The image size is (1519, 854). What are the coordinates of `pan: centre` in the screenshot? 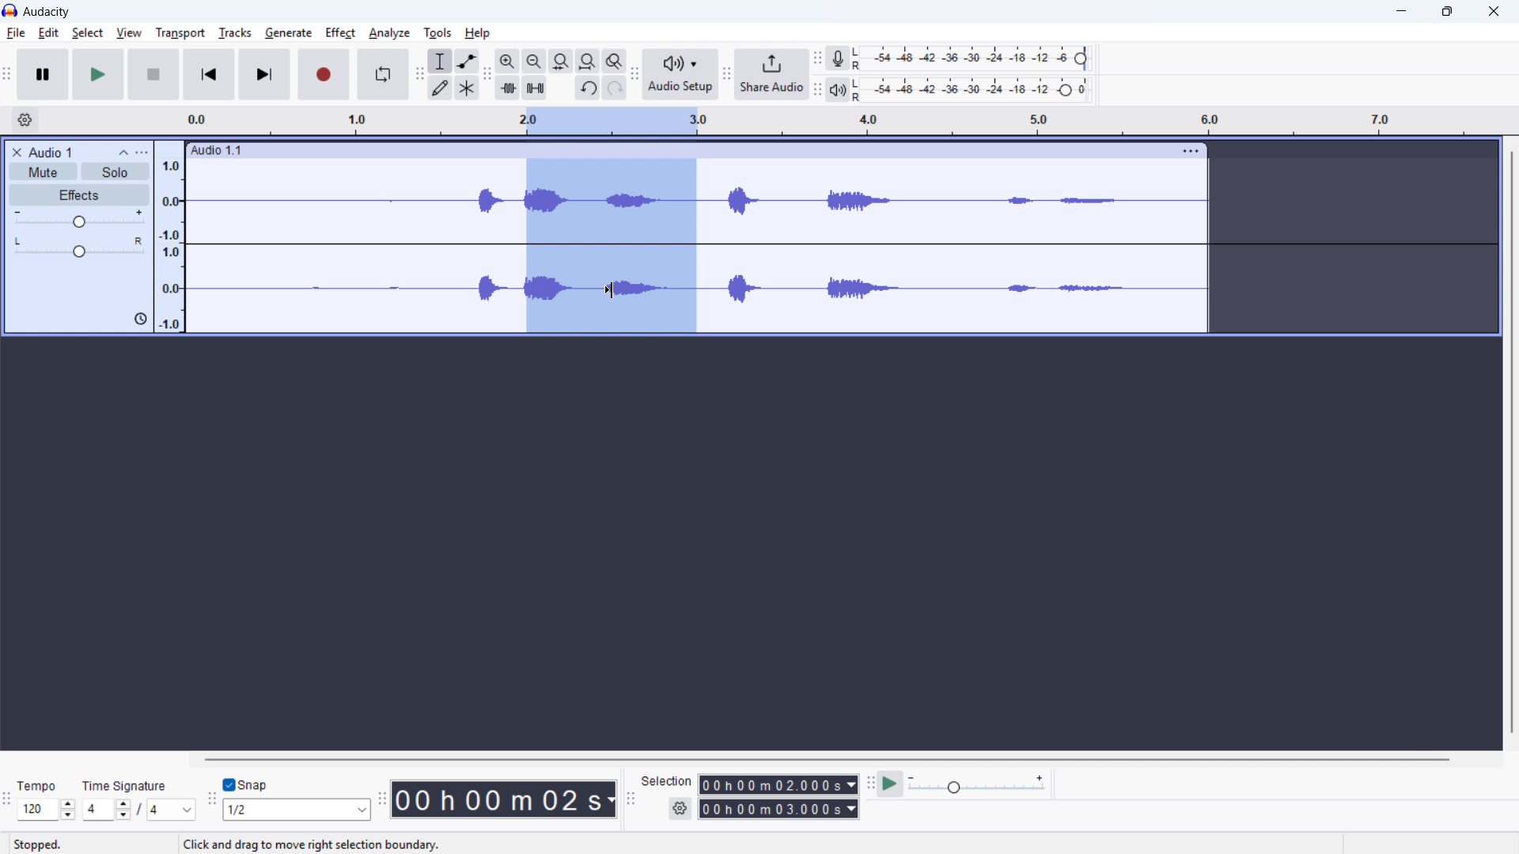 It's located at (79, 248).